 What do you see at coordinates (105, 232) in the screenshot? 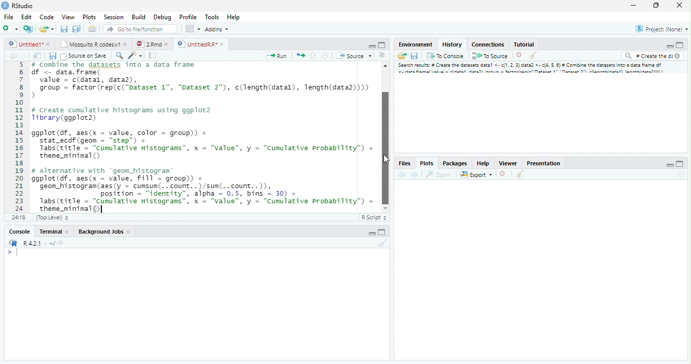
I see `Background Jobs` at bounding box center [105, 232].